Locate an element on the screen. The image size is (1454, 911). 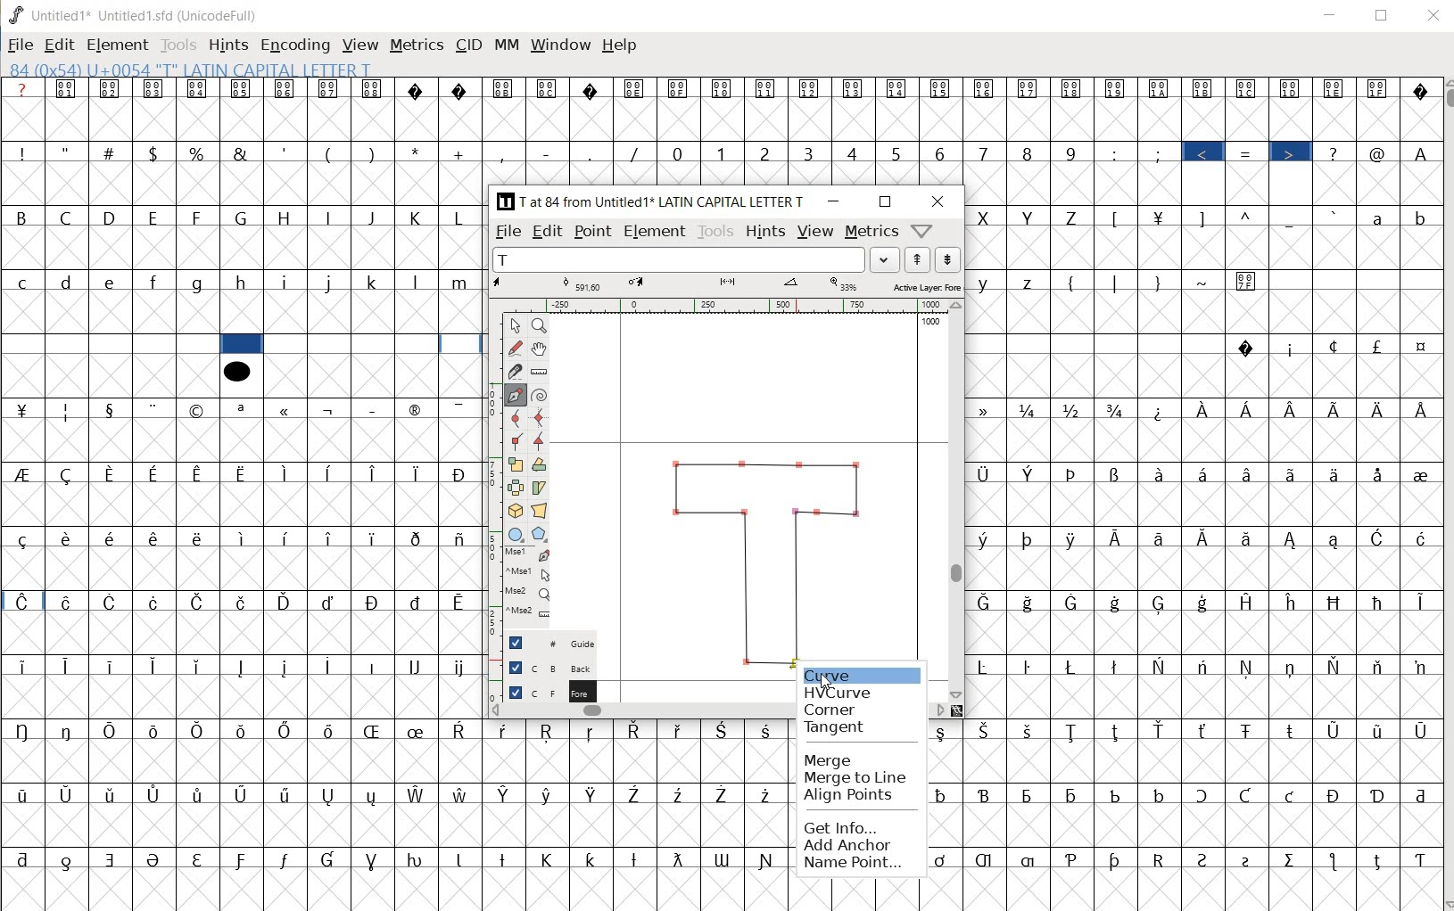
Symbol is located at coordinates (330, 731).